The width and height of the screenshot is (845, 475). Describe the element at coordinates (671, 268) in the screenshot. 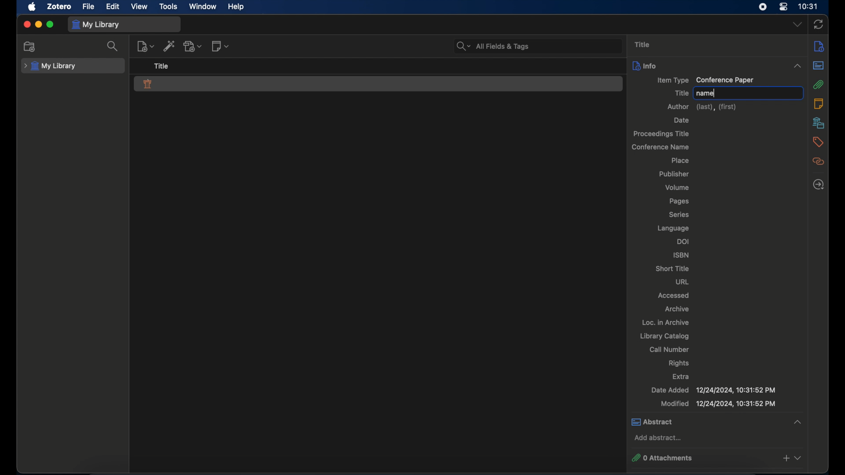

I see `short title` at that location.